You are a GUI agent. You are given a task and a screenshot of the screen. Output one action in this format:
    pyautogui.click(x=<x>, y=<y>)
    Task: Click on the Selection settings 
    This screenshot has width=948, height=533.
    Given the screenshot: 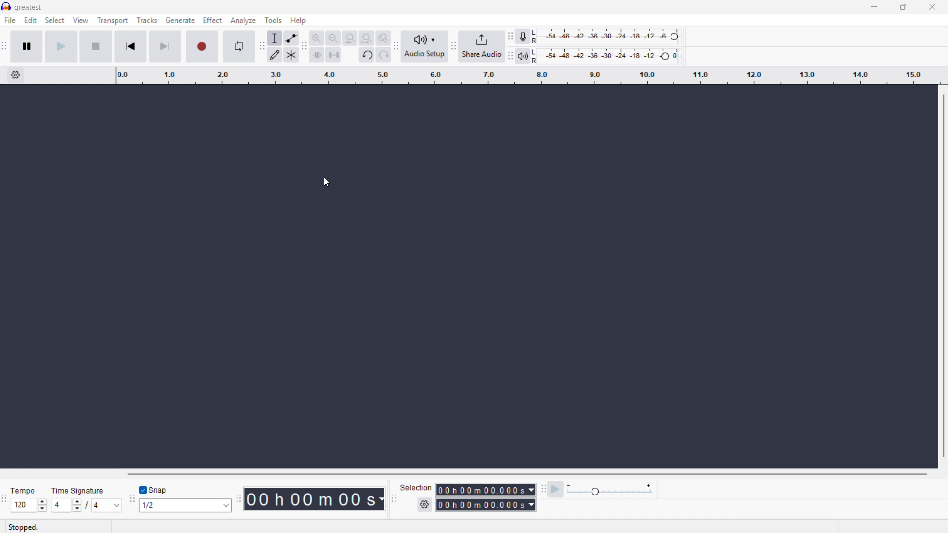 What is the action you would take?
    pyautogui.click(x=425, y=504)
    